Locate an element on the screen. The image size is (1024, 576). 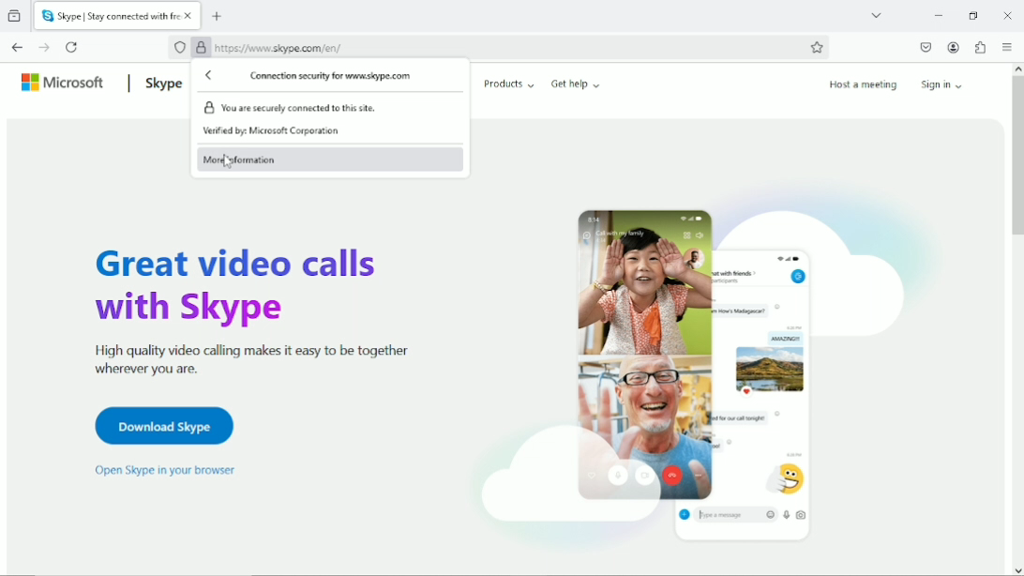
vertical scrollbar is located at coordinates (1017, 159).